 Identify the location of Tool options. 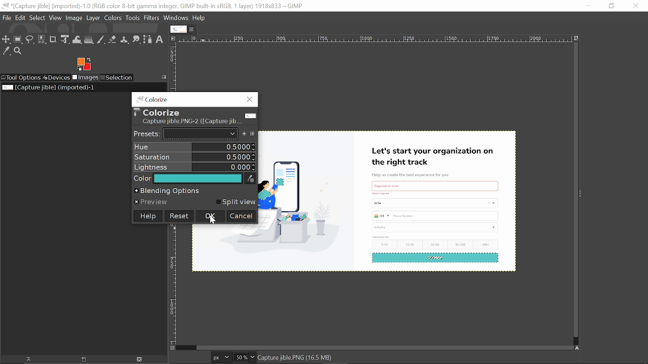
(21, 78).